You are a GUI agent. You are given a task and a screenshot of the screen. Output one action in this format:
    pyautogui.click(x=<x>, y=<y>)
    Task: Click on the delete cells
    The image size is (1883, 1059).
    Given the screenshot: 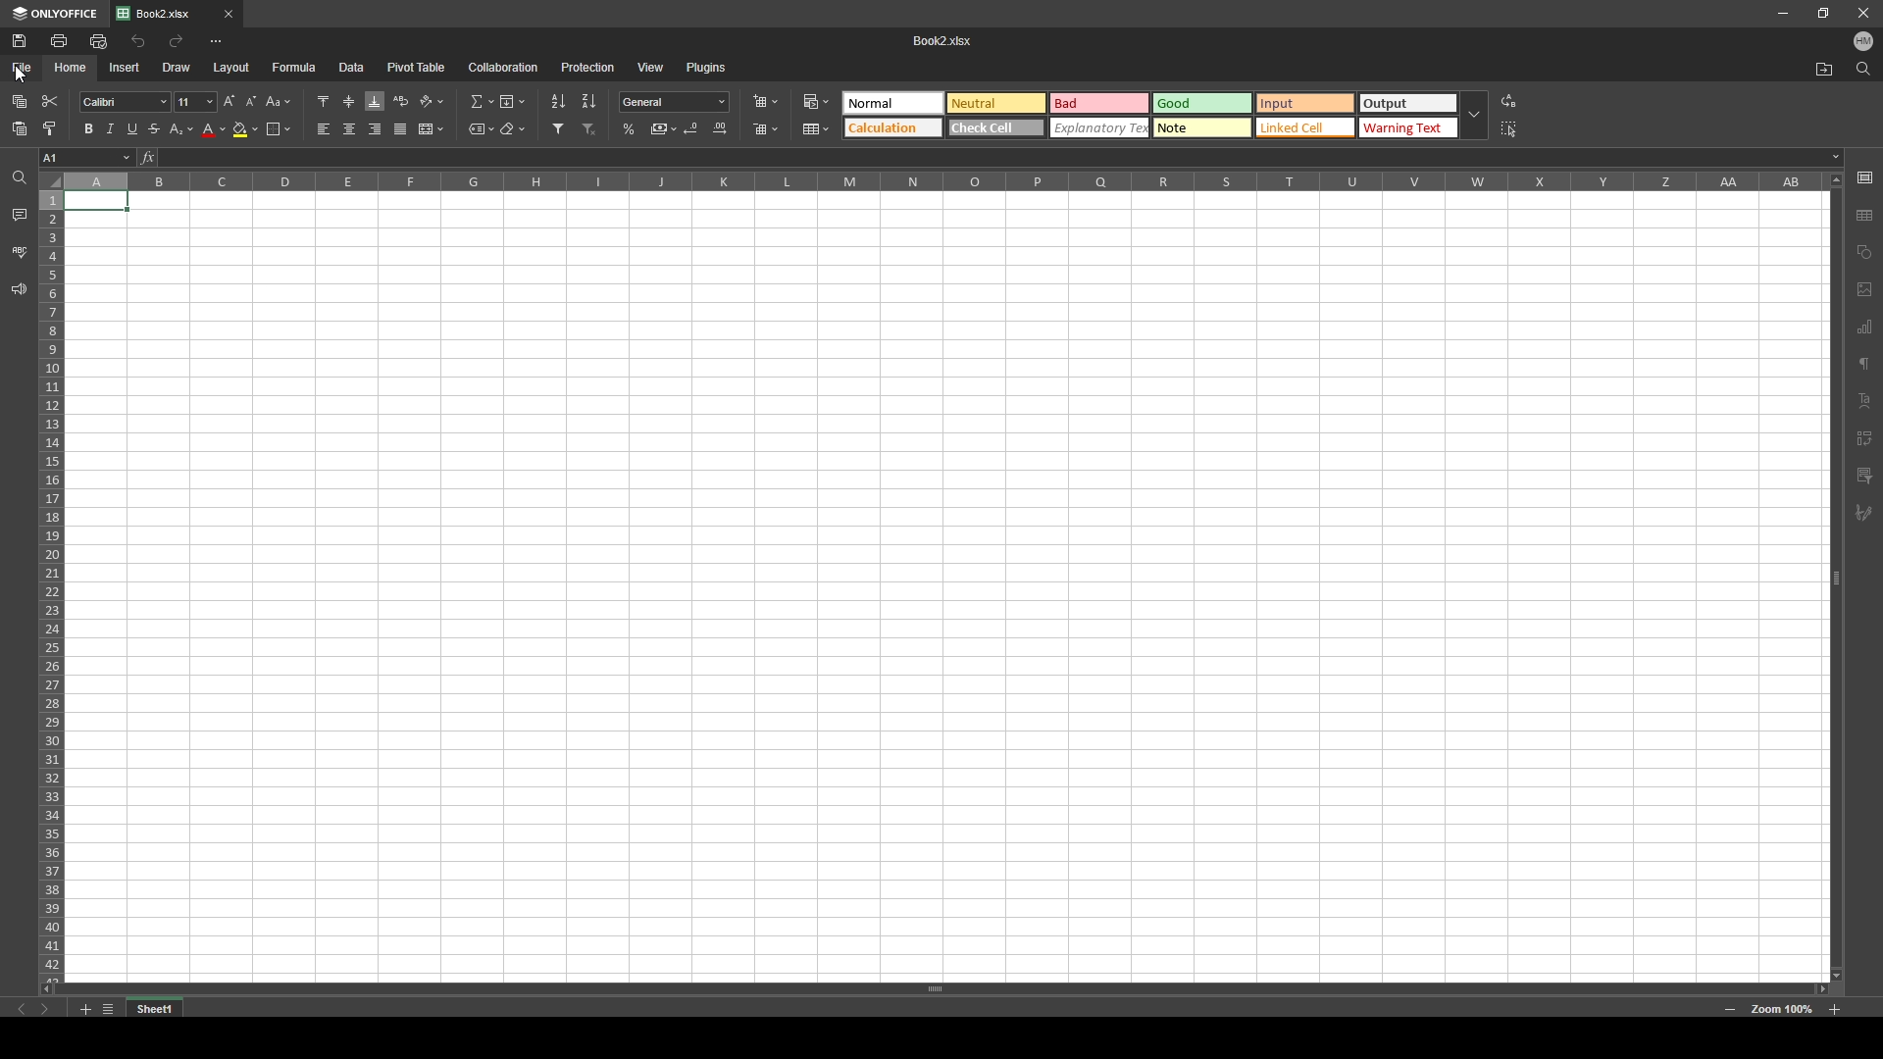 What is the action you would take?
    pyautogui.click(x=768, y=129)
    